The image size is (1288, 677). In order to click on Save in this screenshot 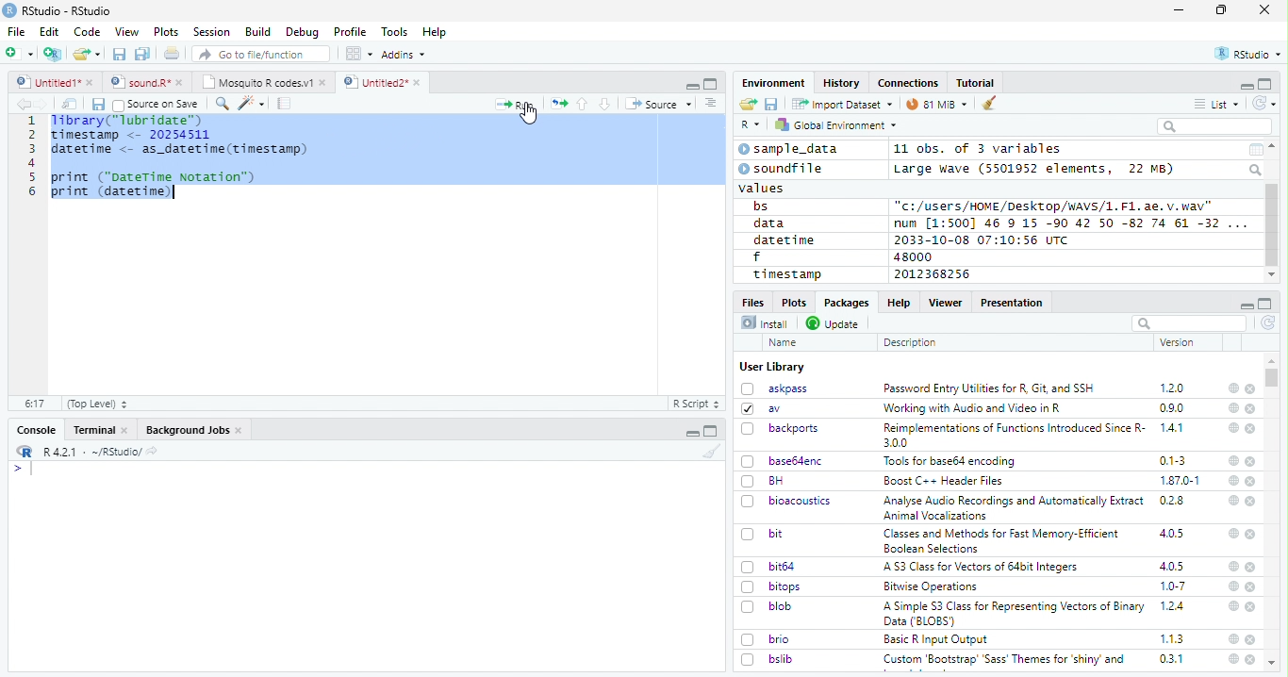, I will do `click(772, 105)`.